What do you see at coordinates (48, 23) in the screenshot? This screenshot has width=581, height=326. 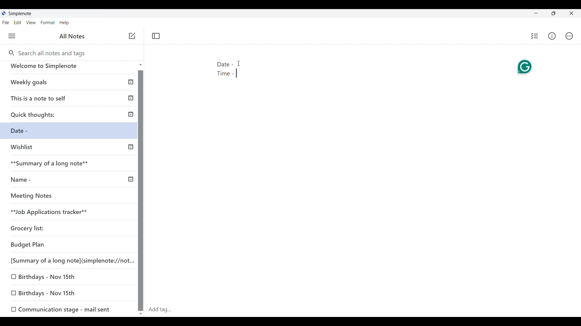 I see `Format menu` at bounding box center [48, 23].